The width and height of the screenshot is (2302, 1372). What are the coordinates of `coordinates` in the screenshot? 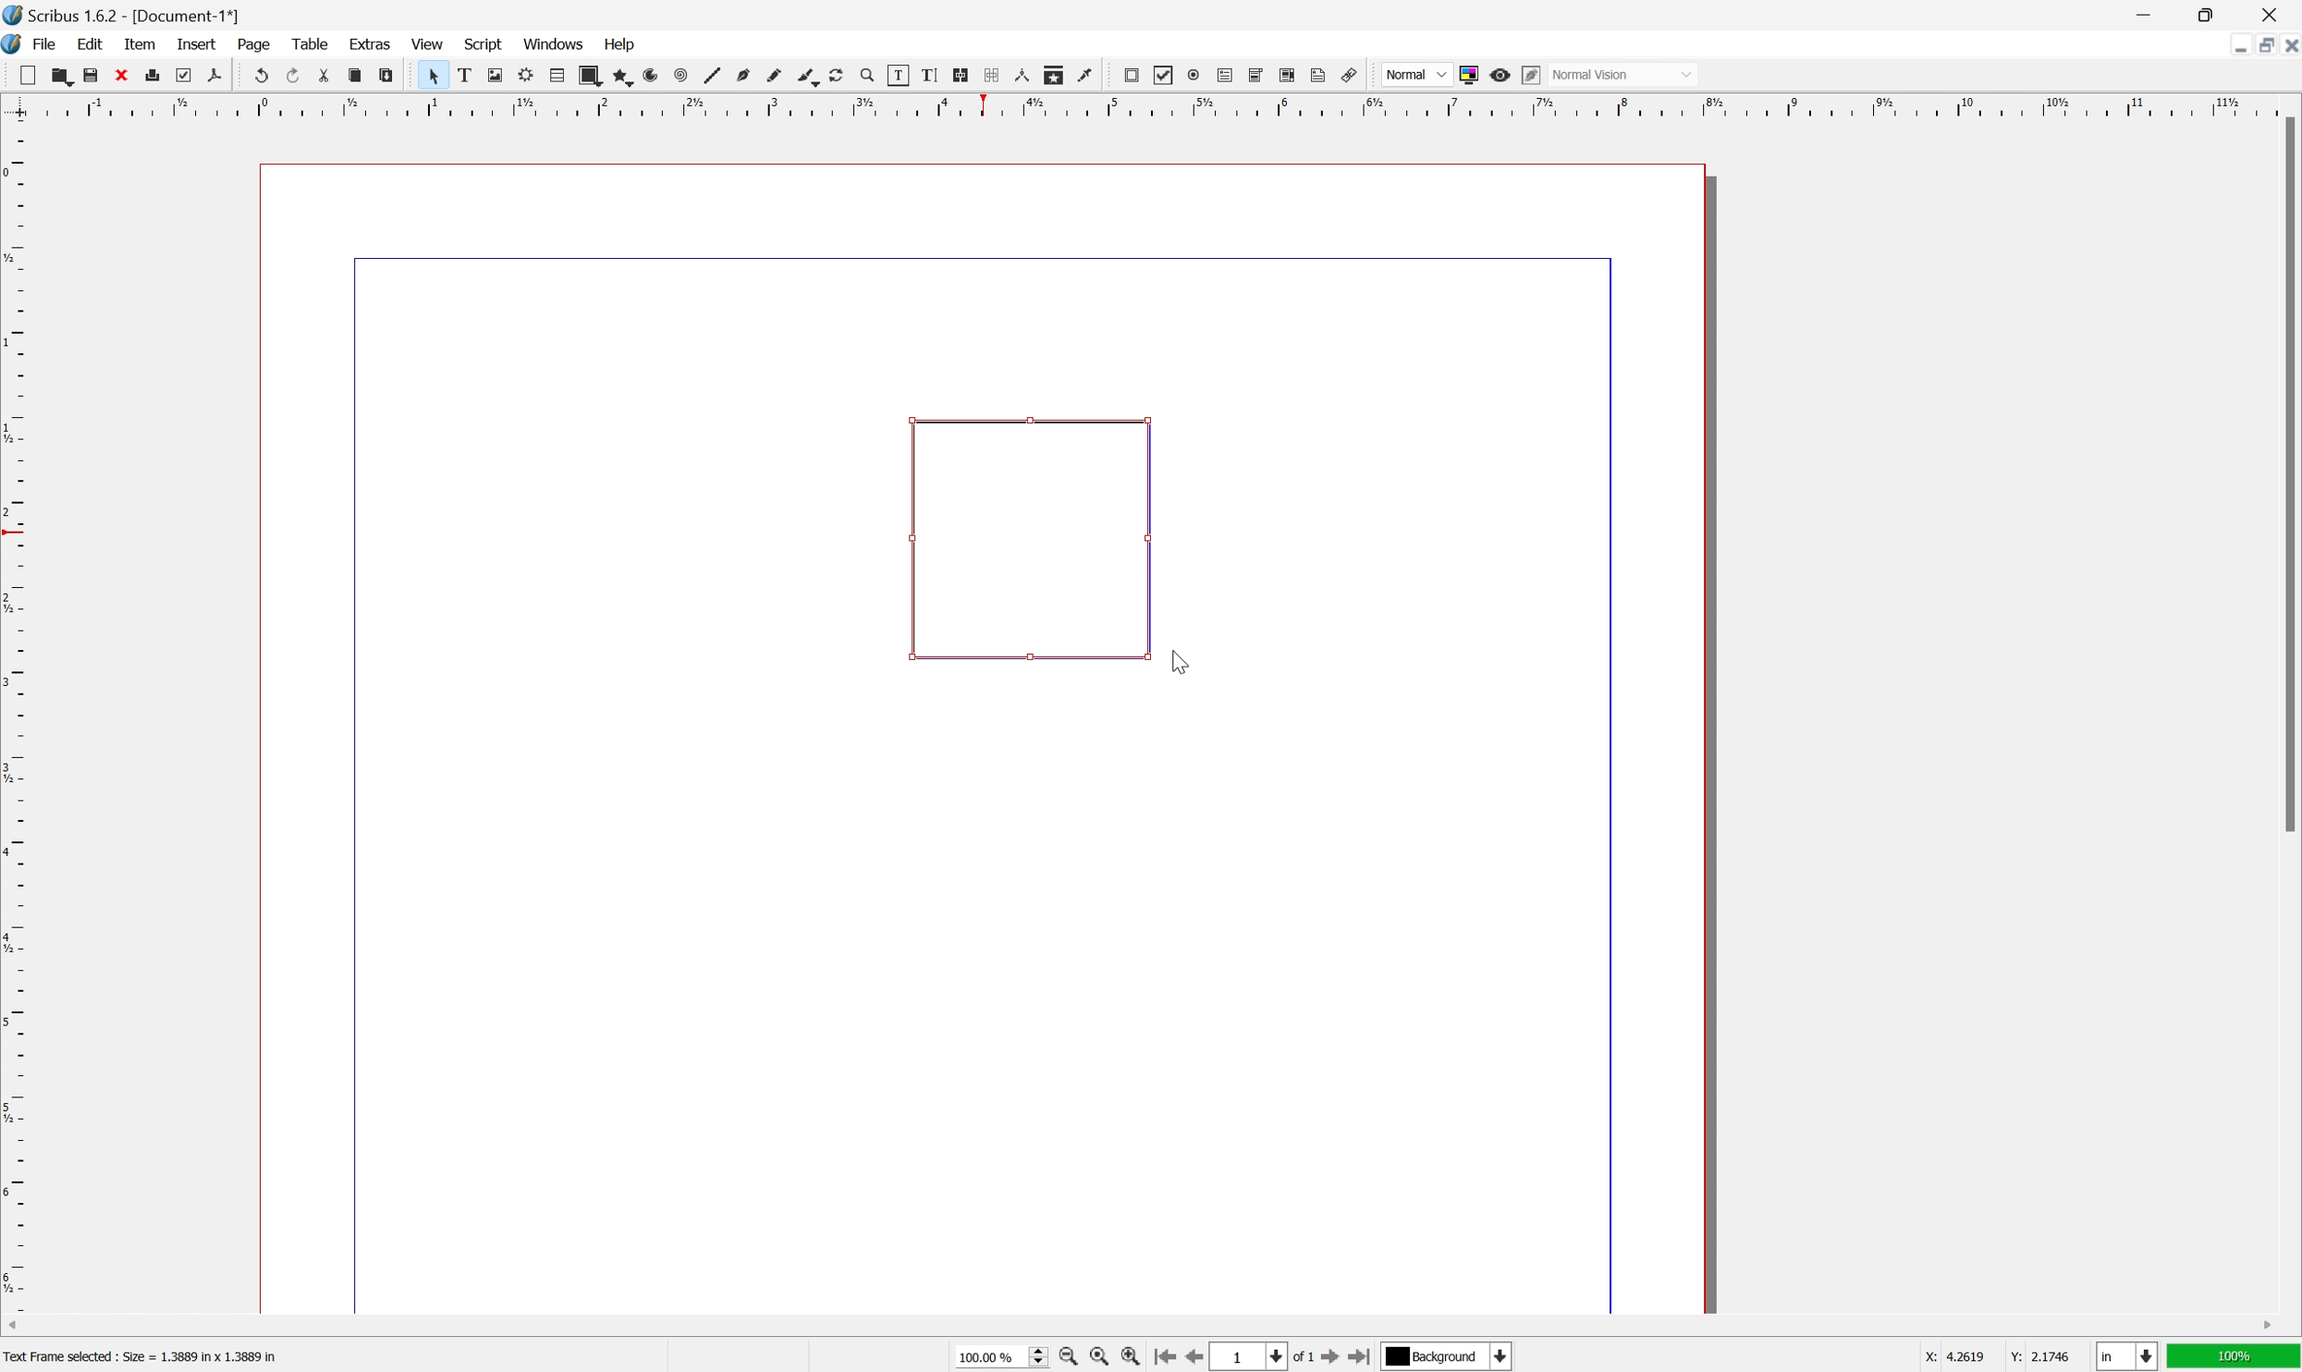 It's located at (2000, 1357).